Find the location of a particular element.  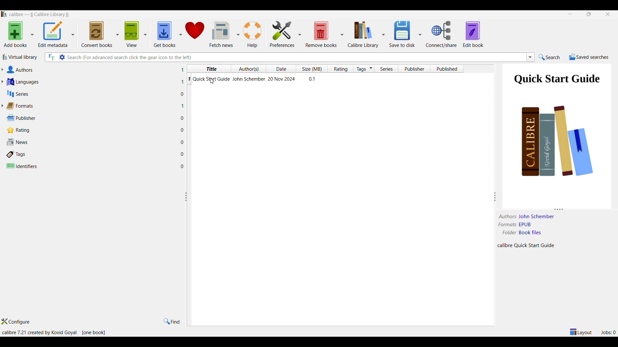

news  is located at coordinates (96, 141).